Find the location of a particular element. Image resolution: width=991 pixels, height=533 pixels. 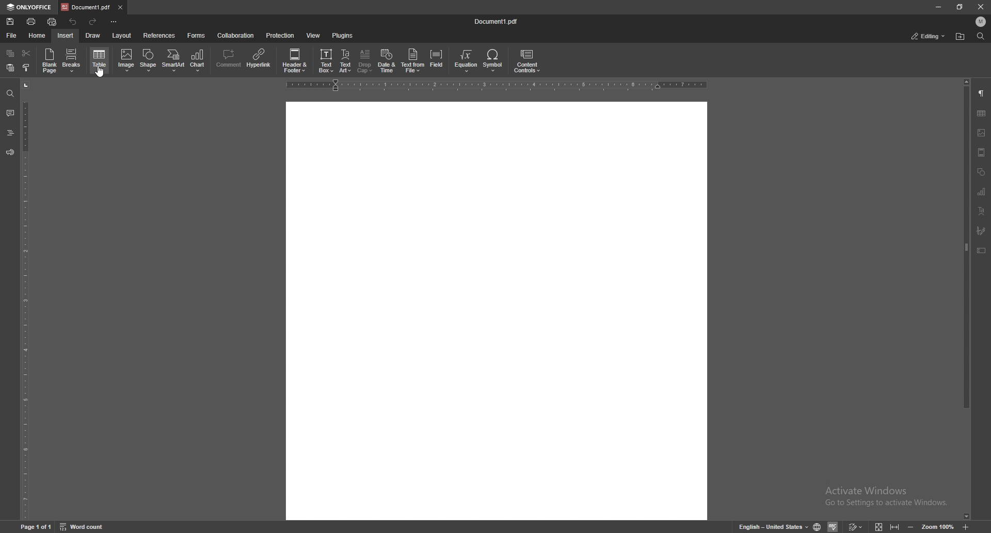

smartart is located at coordinates (173, 60).